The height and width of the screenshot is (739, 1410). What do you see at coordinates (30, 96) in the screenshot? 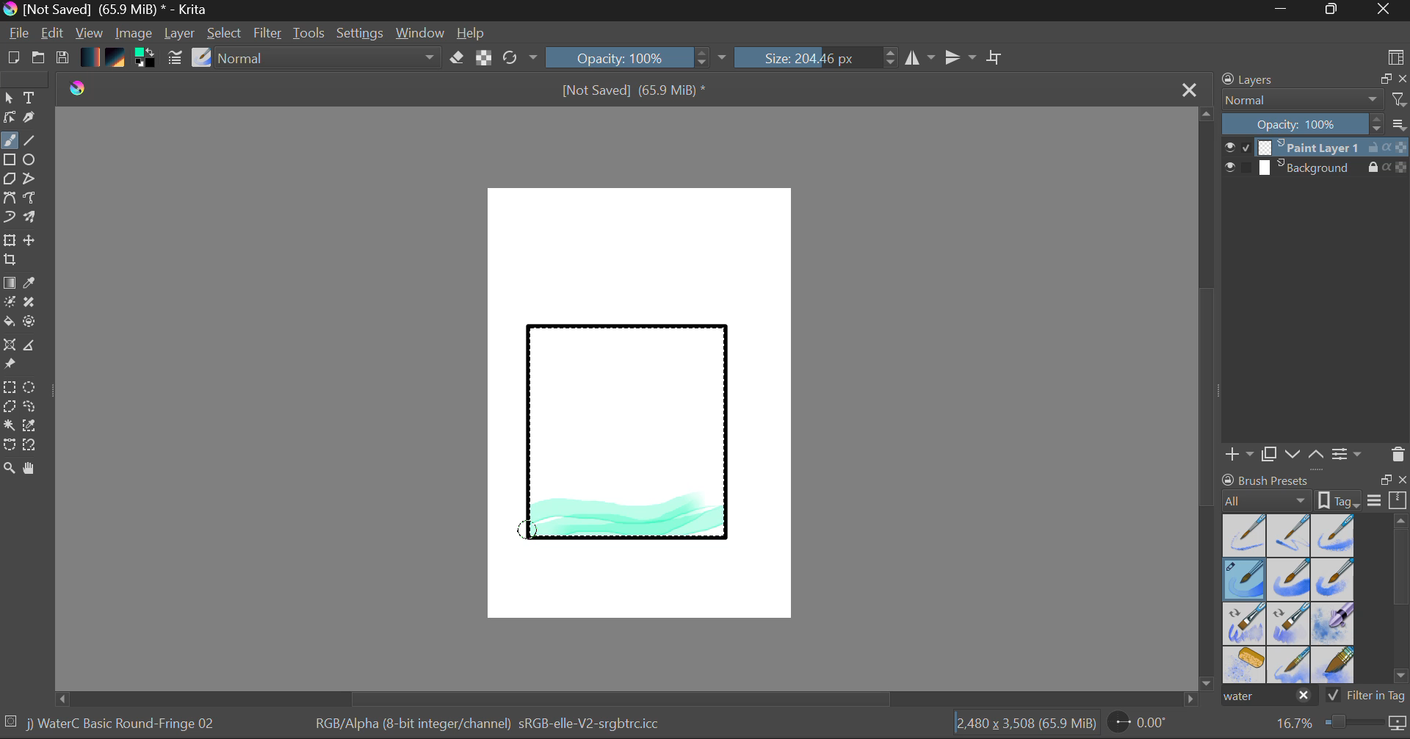
I see `Text` at bounding box center [30, 96].